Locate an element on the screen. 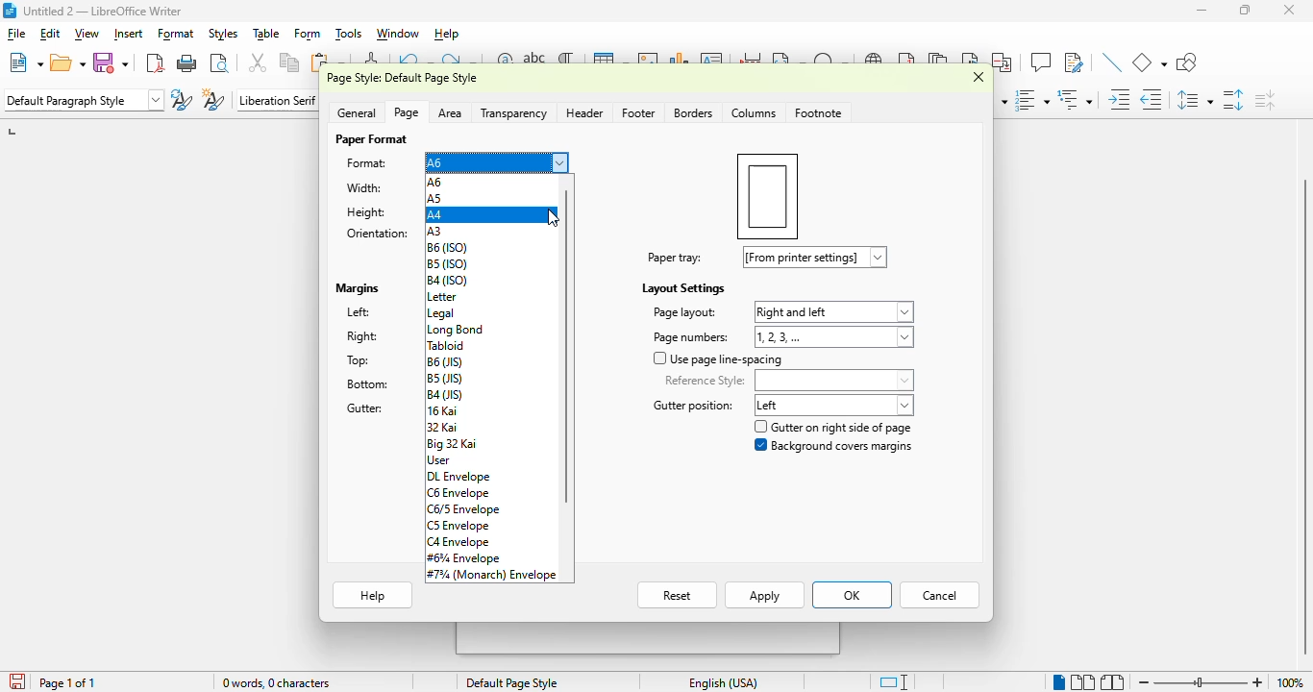 This screenshot has height=692, width=1313. new style from selection is located at coordinates (214, 99).